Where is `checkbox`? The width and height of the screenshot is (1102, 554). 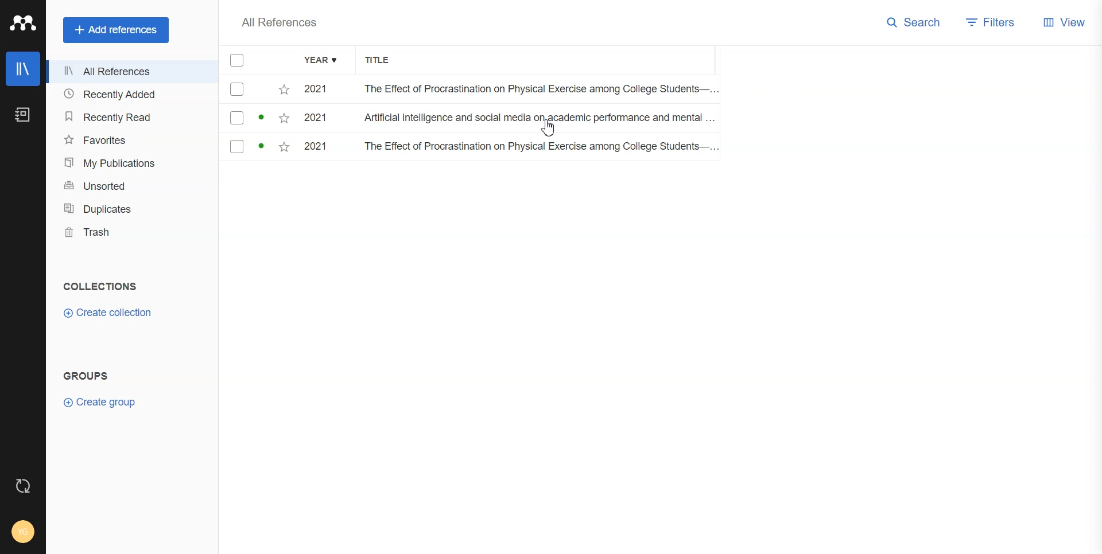 checkbox is located at coordinates (257, 89).